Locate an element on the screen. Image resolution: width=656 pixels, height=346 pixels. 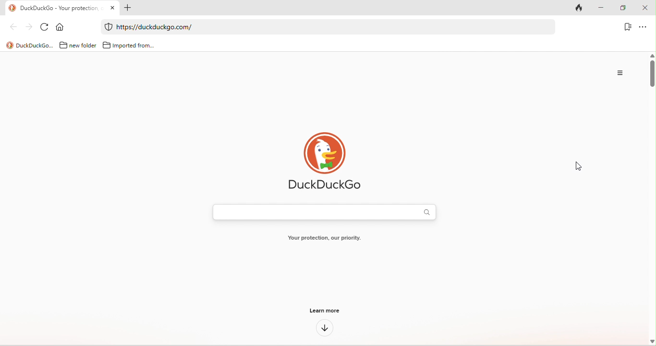
down arrow is located at coordinates (324, 329).